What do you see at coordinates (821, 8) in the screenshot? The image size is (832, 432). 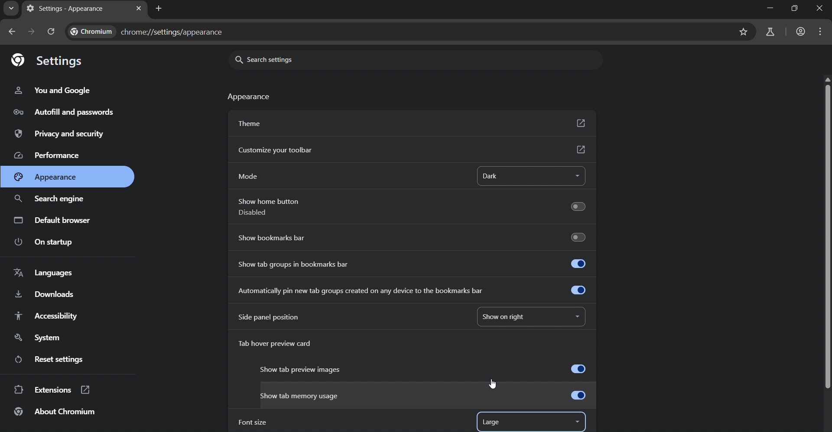 I see `close` at bounding box center [821, 8].